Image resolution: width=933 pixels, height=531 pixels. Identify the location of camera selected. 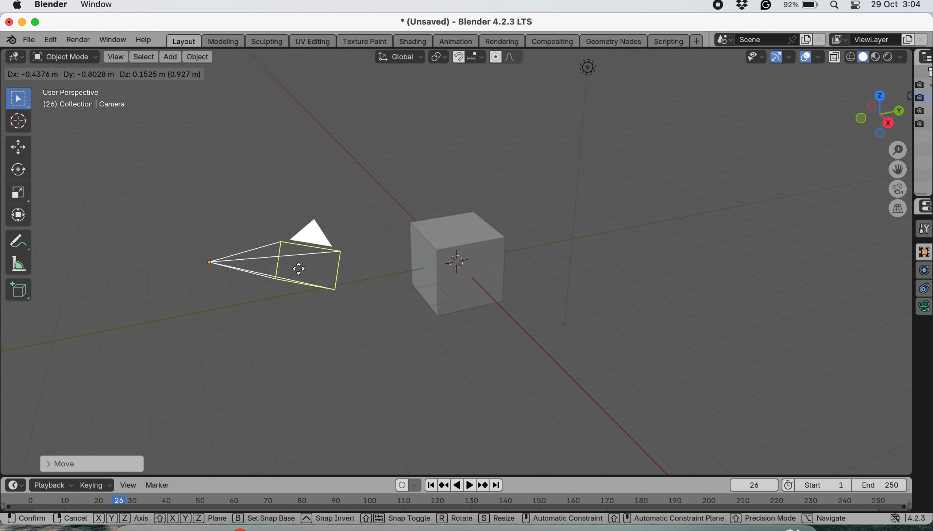
(278, 253).